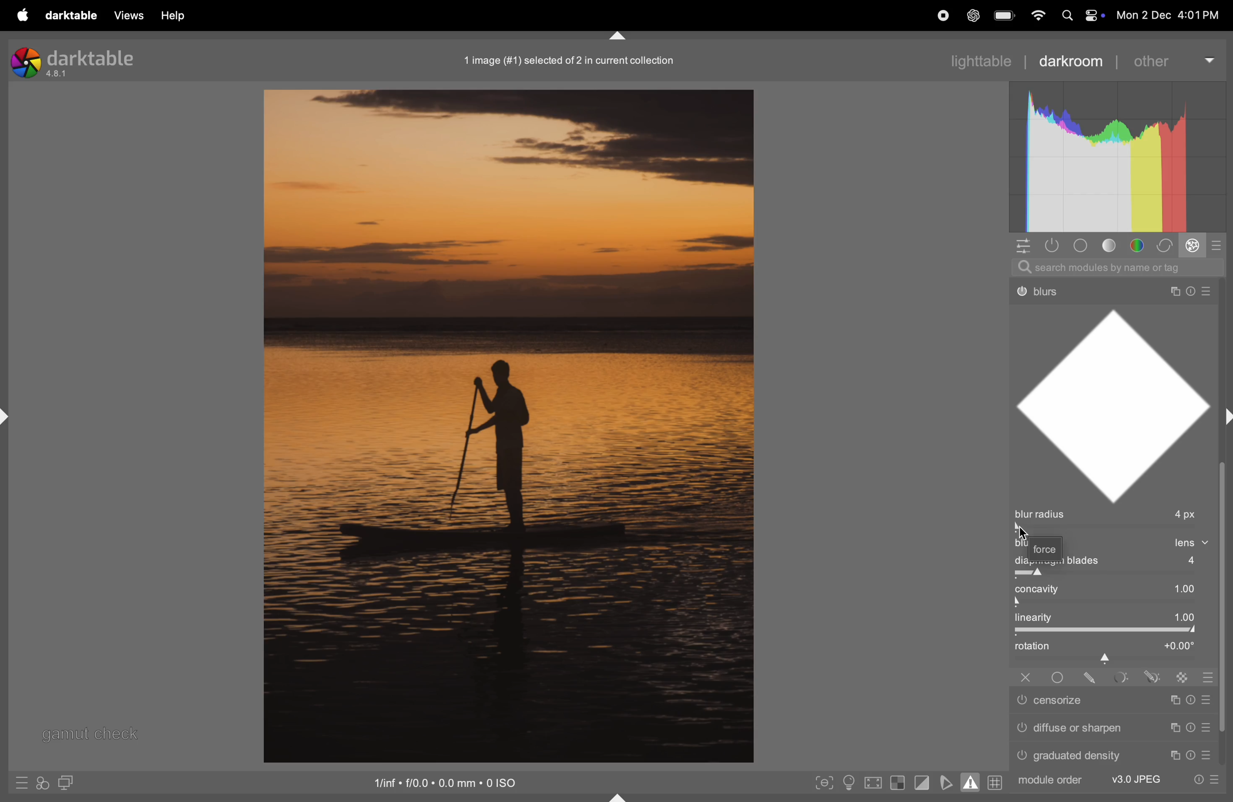 The width and height of the screenshot is (1233, 802). I want to click on blur, so click(1041, 544).